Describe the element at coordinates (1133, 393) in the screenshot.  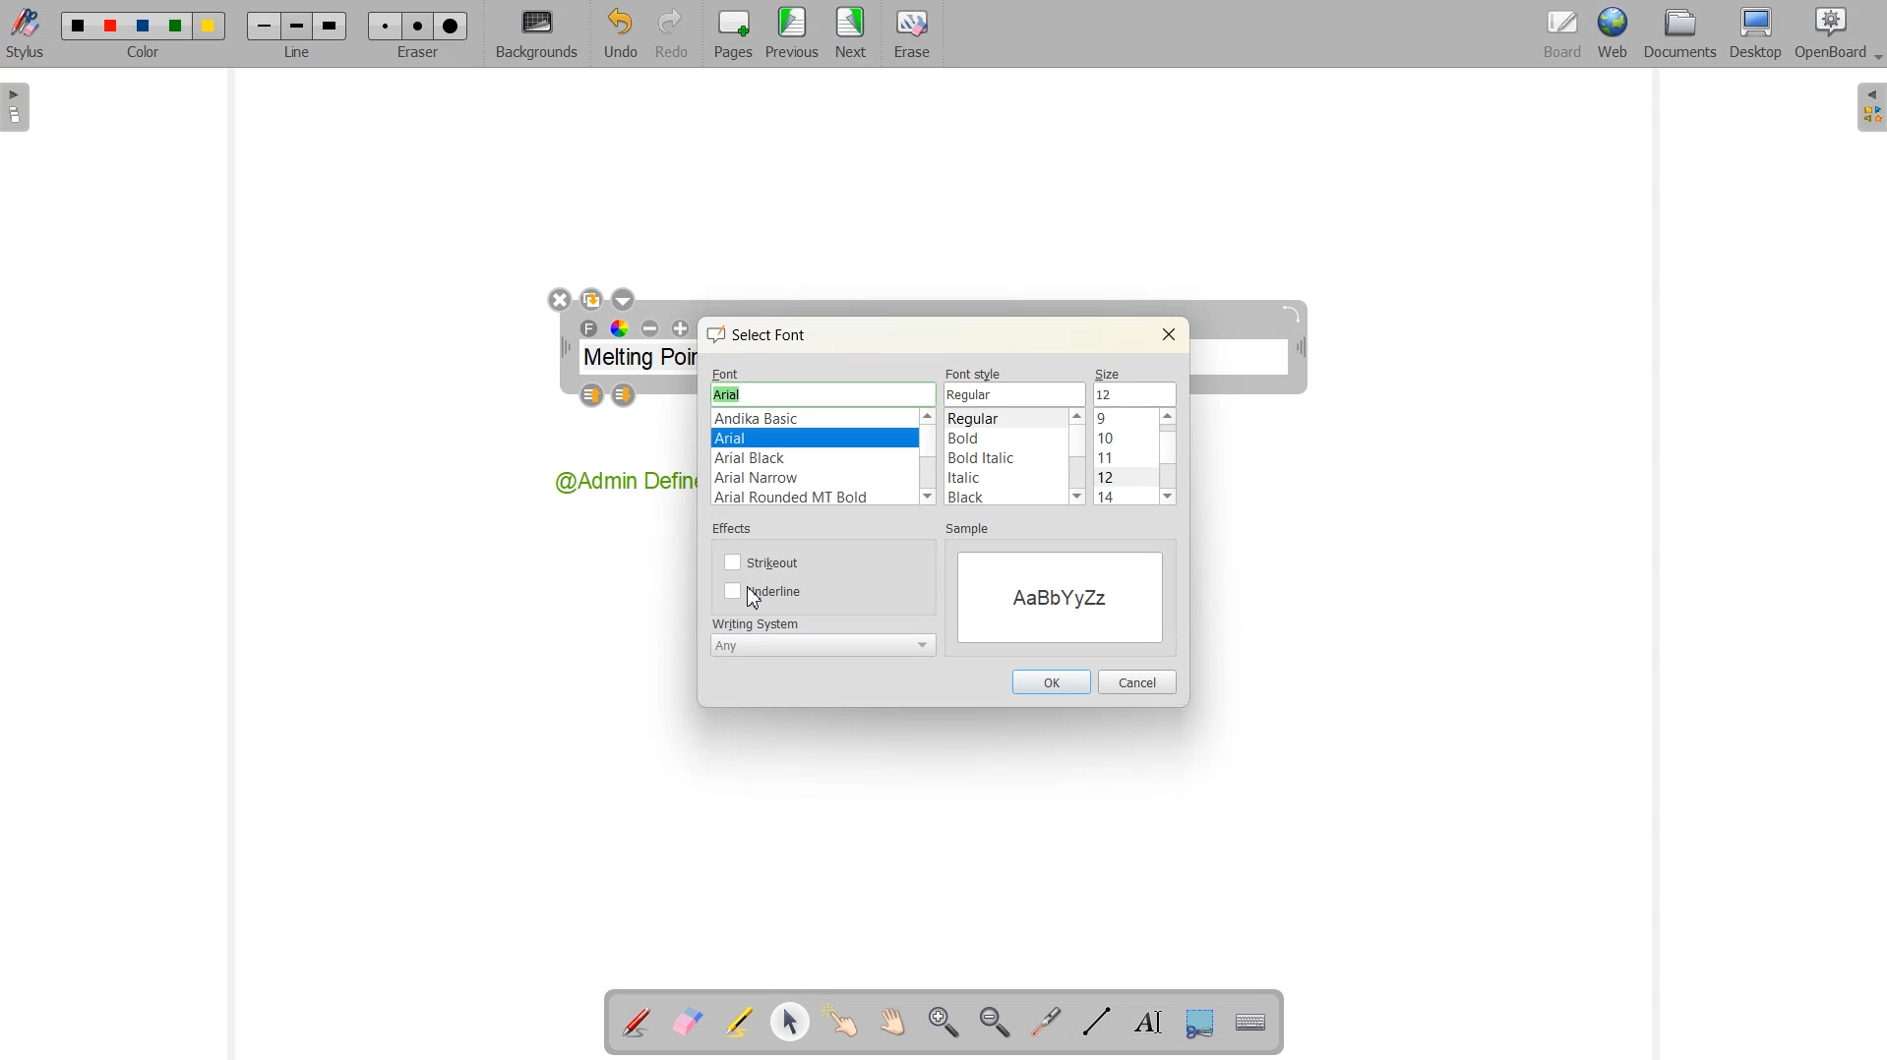
I see `Font Size` at that location.